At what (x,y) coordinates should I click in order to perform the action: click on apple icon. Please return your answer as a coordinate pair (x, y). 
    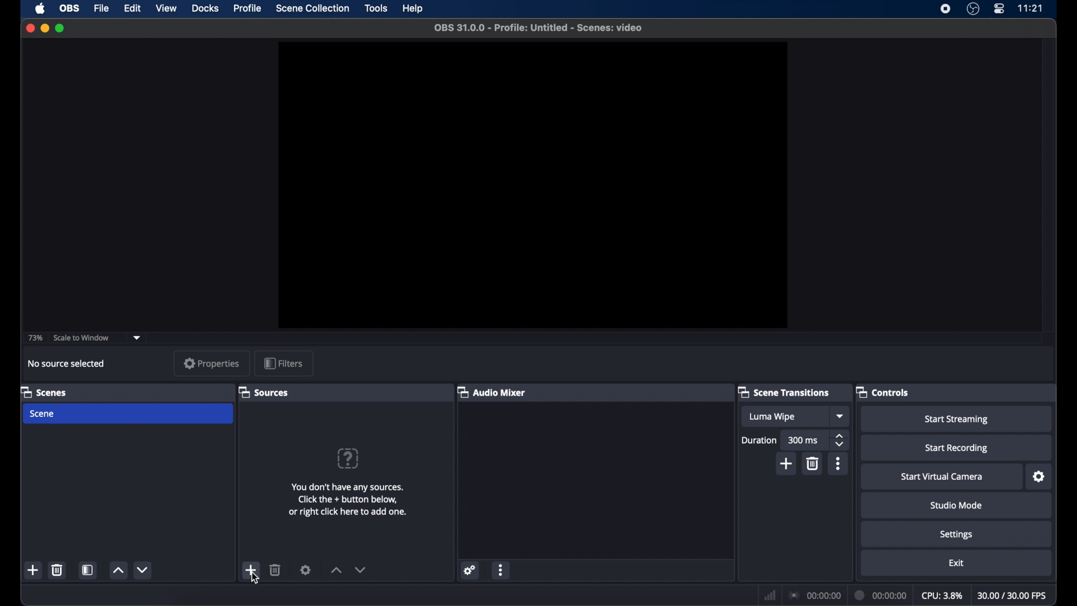
    Looking at the image, I should click on (40, 8).